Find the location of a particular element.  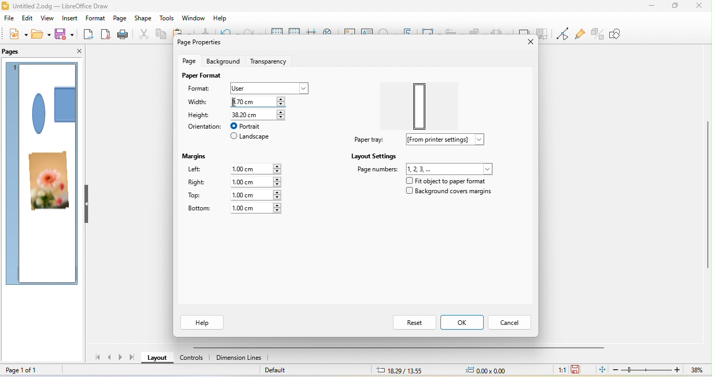

toggle extrusion is located at coordinates (597, 33).